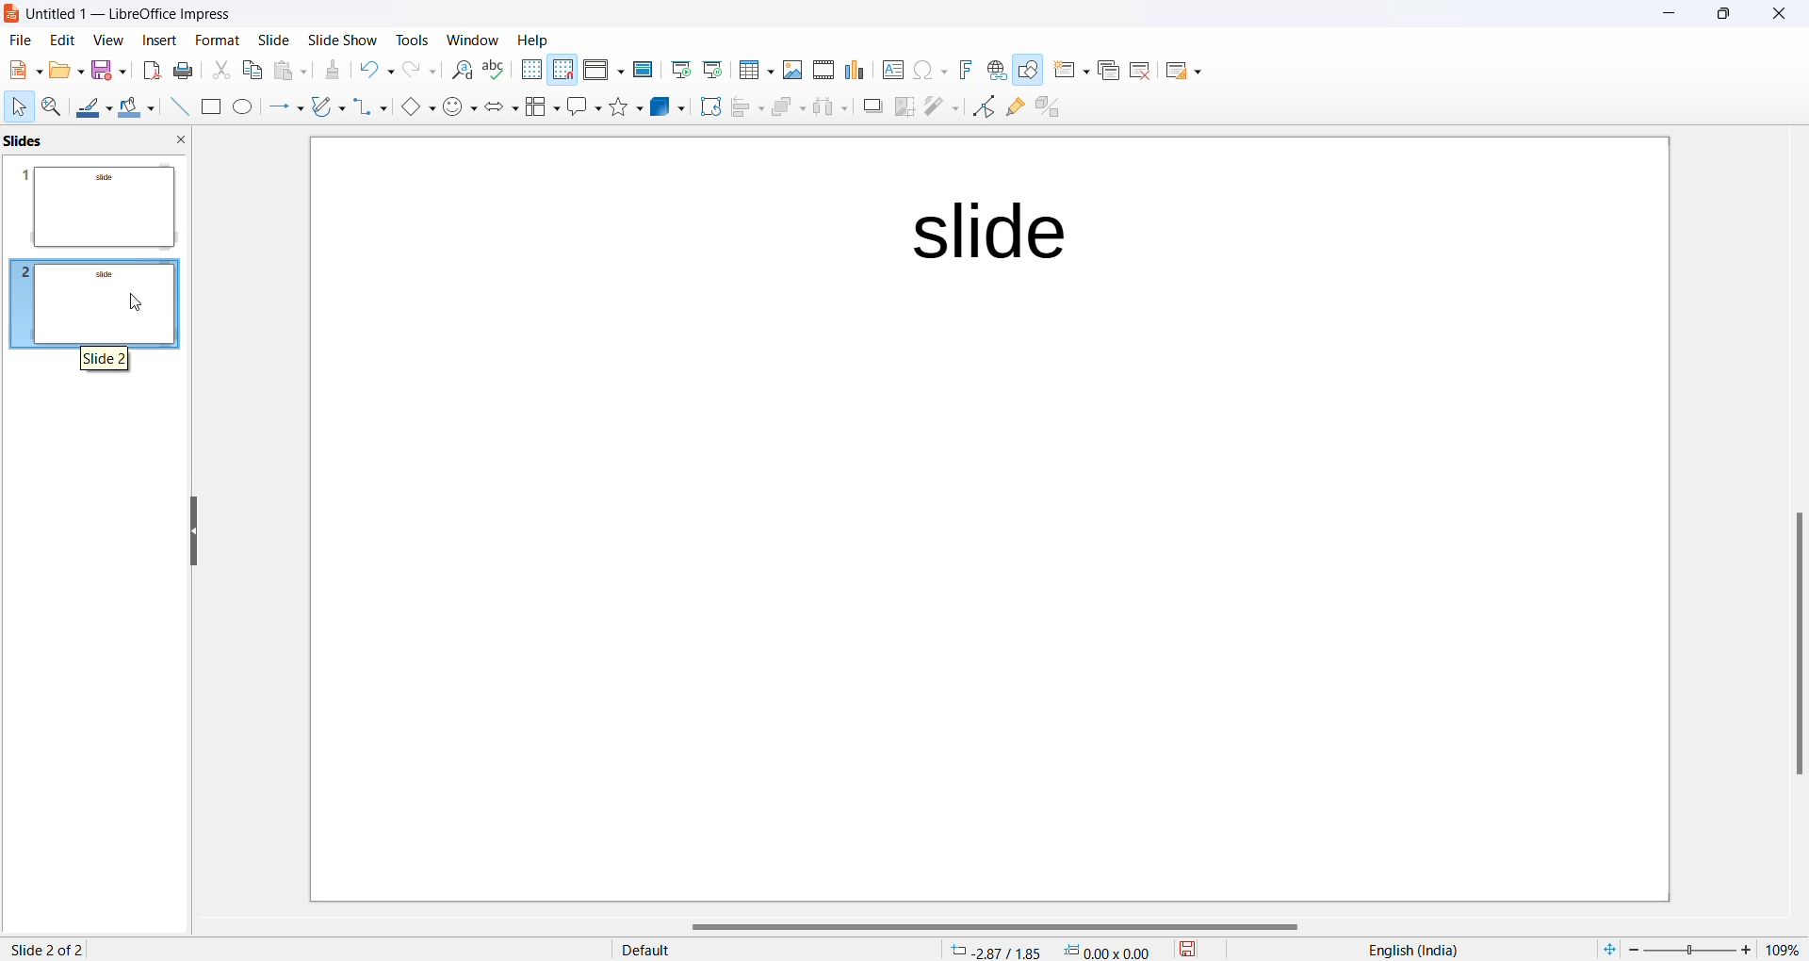 The width and height of the screenshot is (1809, 961). I want to click on cursor location: -2.87/1.85, so click(996, 951).